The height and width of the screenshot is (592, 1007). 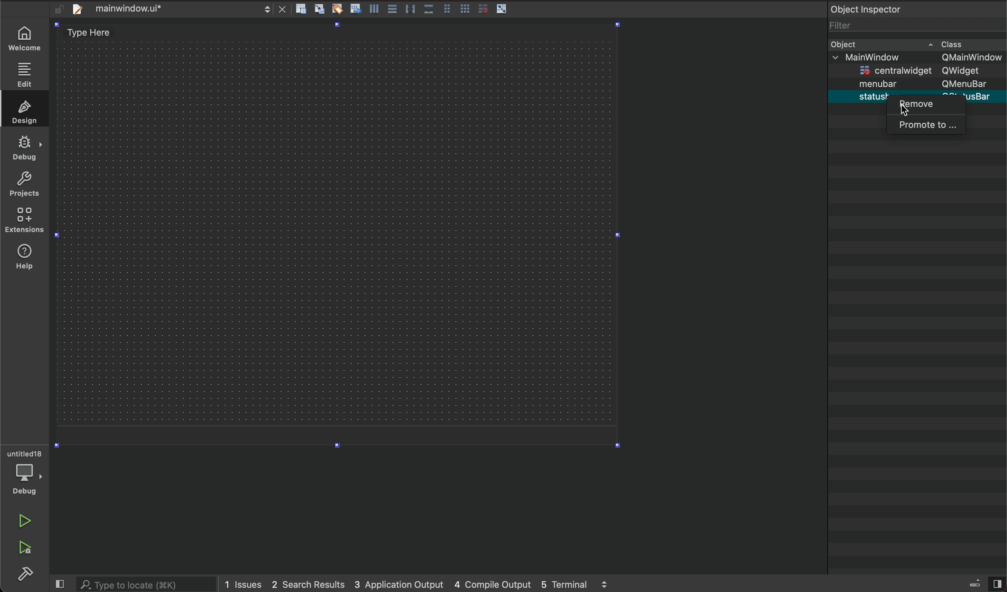 What do you see at coordinates (26, 522) in the screenshot?
I see `run` at bounding box center [26, 522].